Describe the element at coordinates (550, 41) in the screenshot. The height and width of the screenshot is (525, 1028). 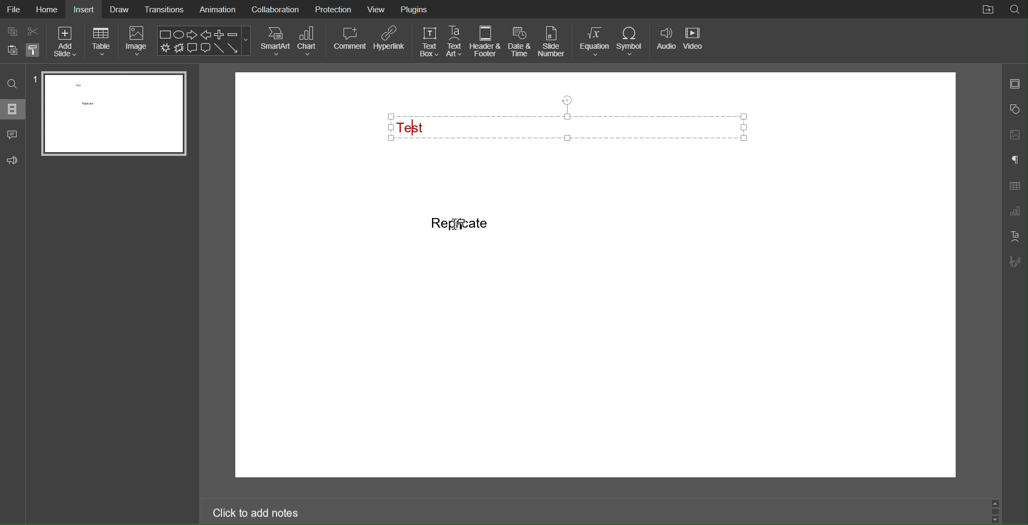
I see `Slide Number` at that location.